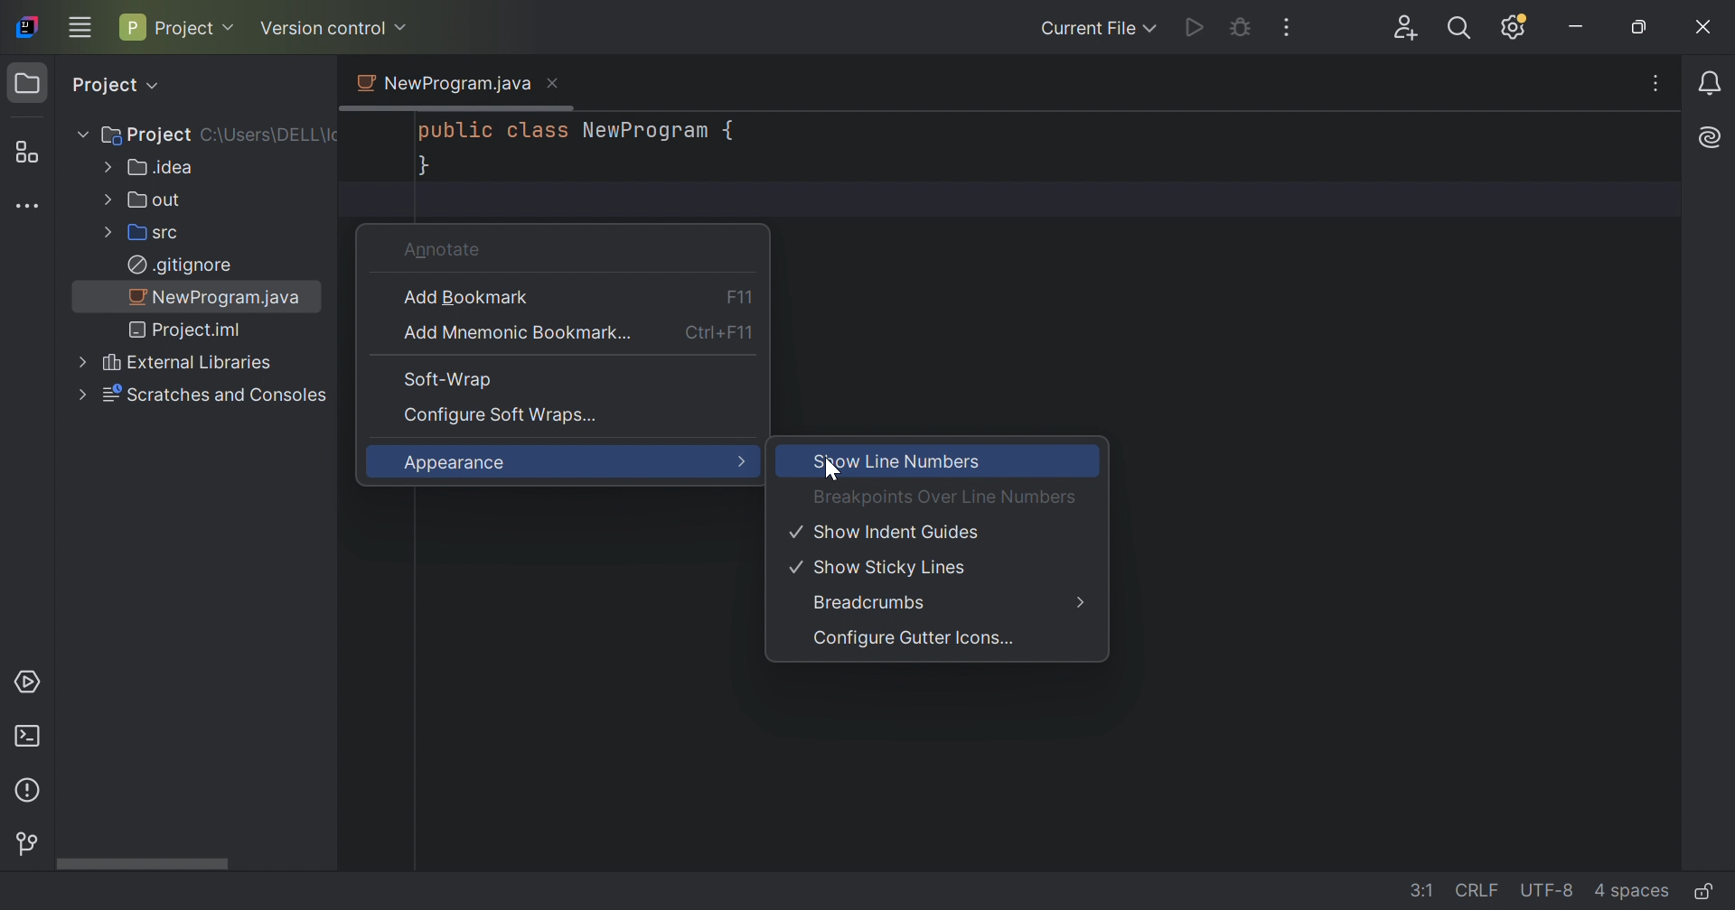 The width and height of the screenshot is (1735, 910). What do you see at coordinates (189, 330) in the screenshot?
I see `Project.iml` at bounding box center [189, 330].